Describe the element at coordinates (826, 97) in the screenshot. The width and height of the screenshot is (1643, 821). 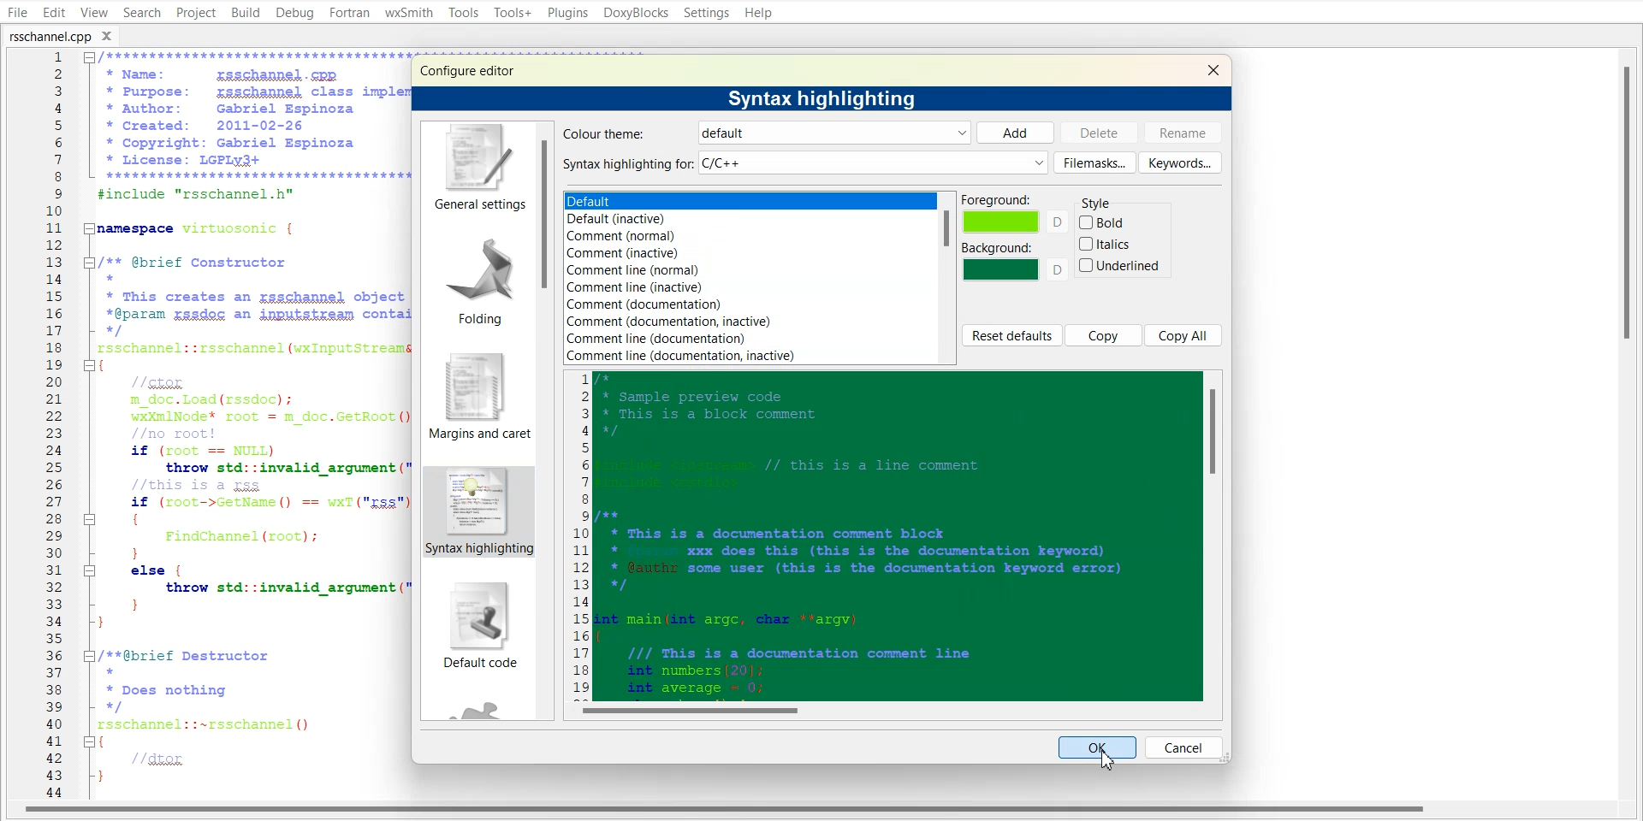
I see `Syntax highlighting` at that location.